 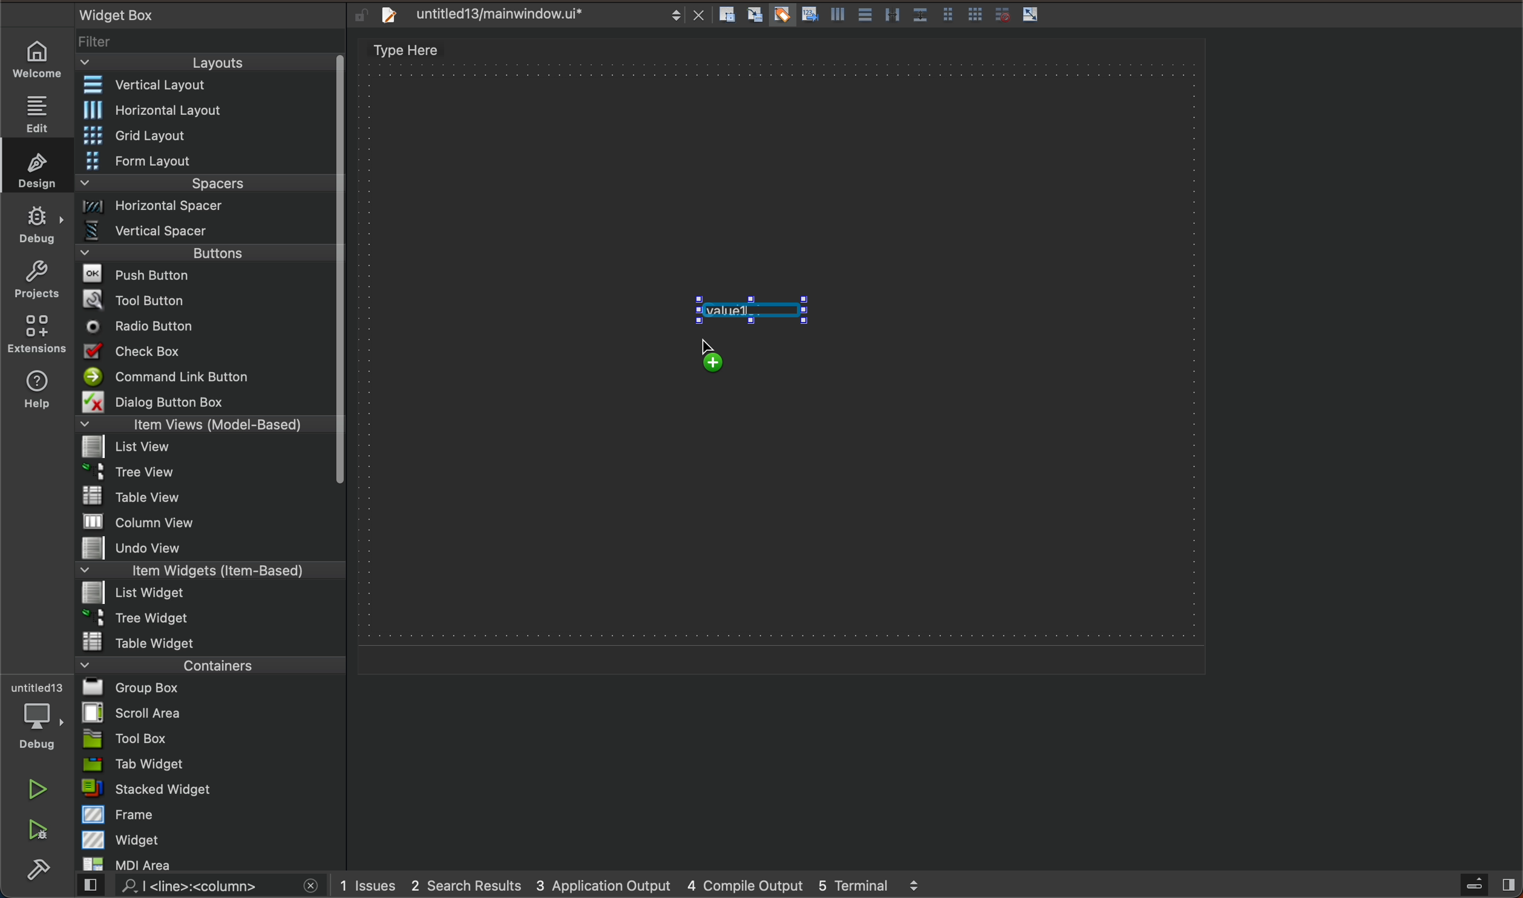 I want to click on search, so click(x=195, y=887).